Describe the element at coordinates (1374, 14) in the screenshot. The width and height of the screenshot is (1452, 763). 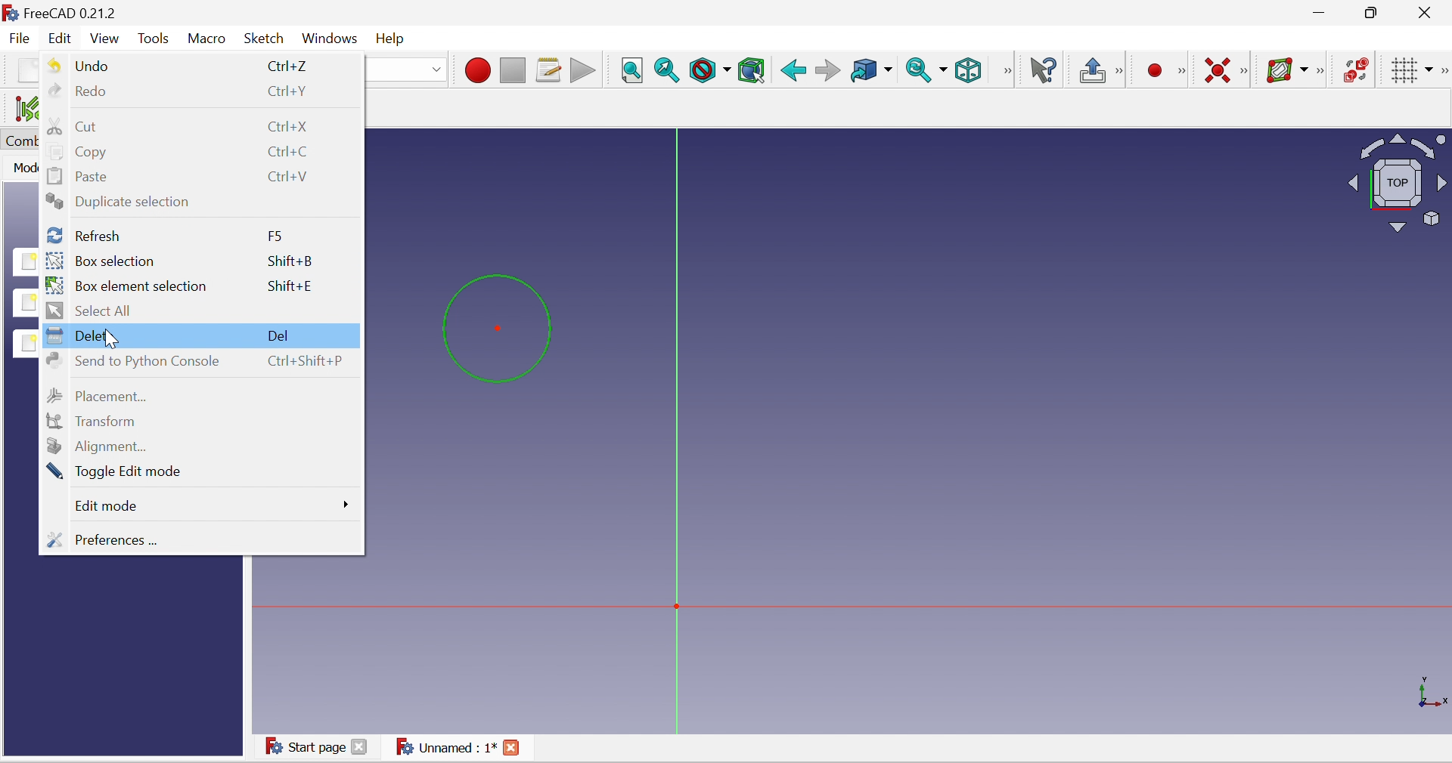
I see `Restore down` at that location.